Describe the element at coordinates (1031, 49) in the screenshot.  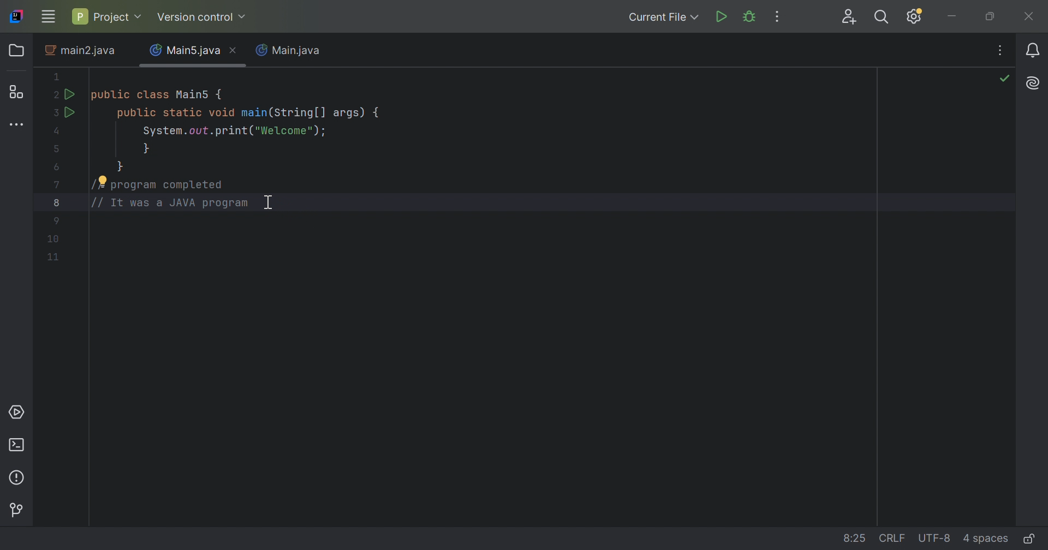
I see `Notifications` at that location.